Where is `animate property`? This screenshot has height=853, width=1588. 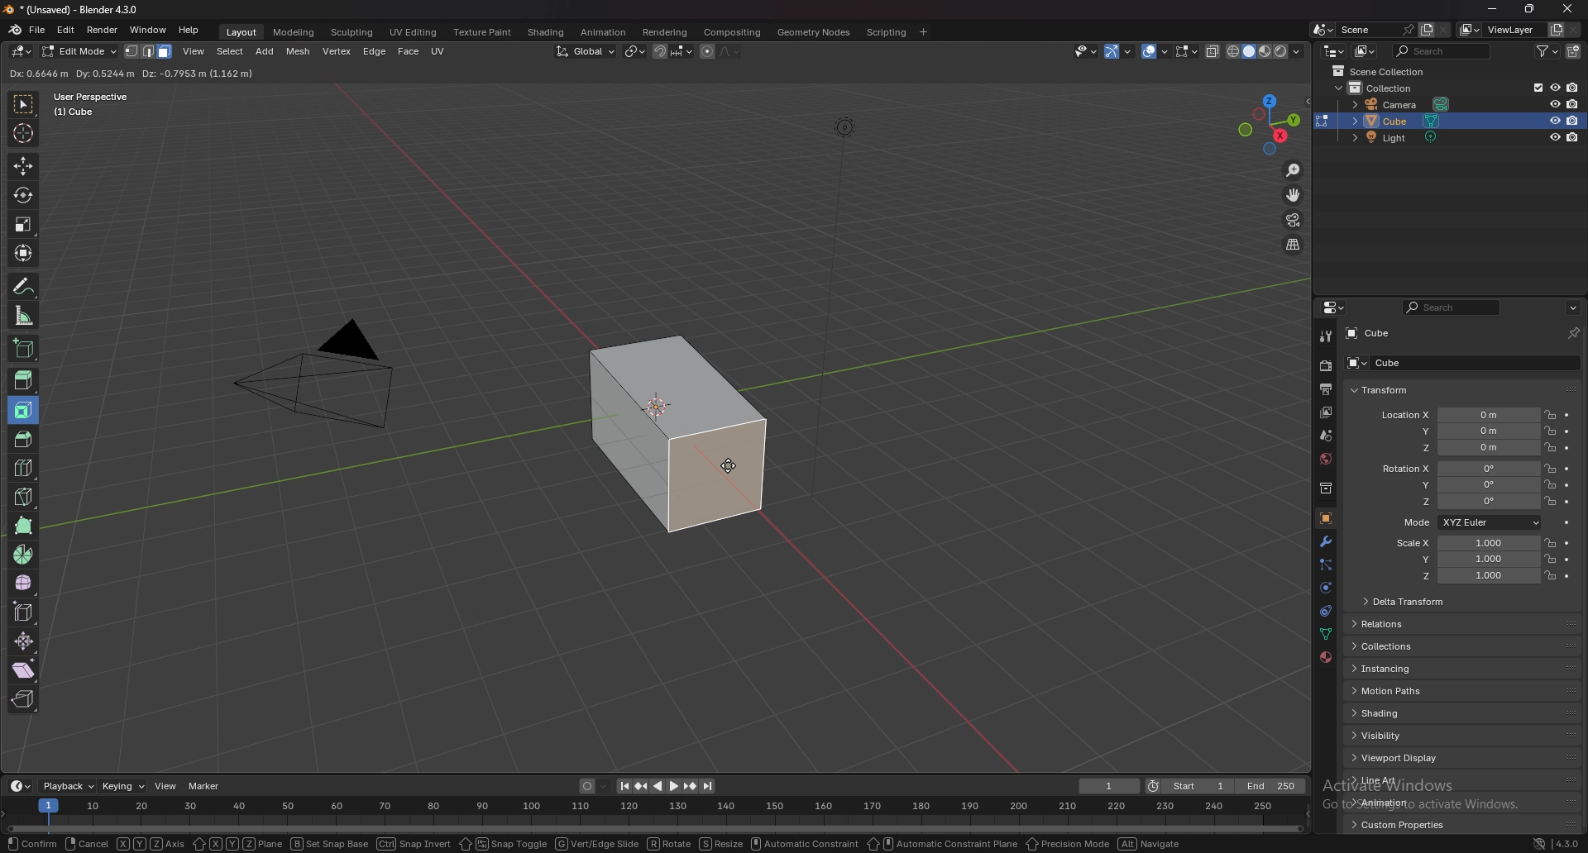
animate property is located at coordinates (1566, 560).